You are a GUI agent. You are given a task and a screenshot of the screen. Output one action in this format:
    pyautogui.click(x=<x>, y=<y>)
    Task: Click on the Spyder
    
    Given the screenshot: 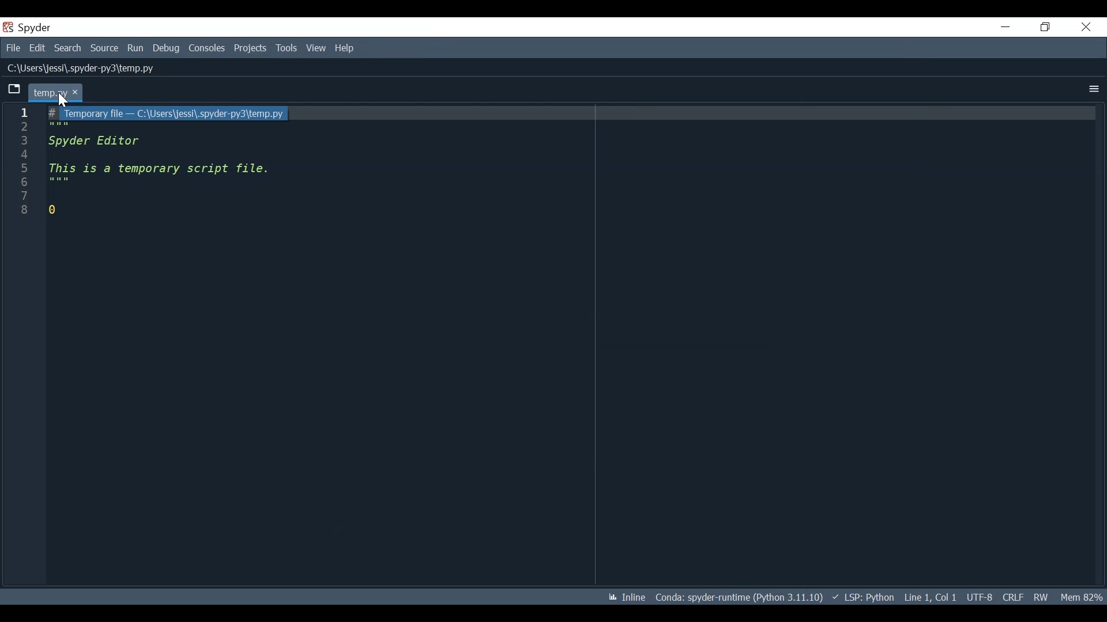 What is the action you would take?
    pyautogui.click(x=30, y=28)
    